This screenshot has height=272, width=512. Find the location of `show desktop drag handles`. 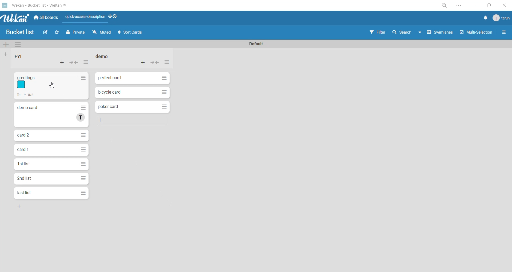

show desktop drag handles is located at coordinates (115, 18).